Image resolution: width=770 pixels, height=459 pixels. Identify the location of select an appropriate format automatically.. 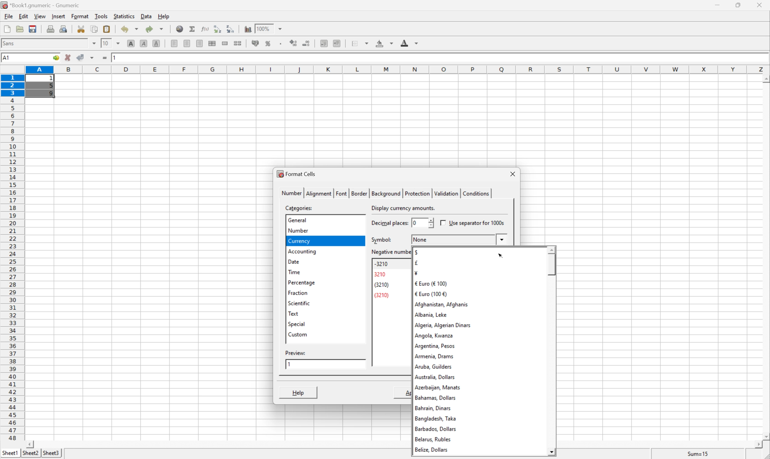
(426, 208).